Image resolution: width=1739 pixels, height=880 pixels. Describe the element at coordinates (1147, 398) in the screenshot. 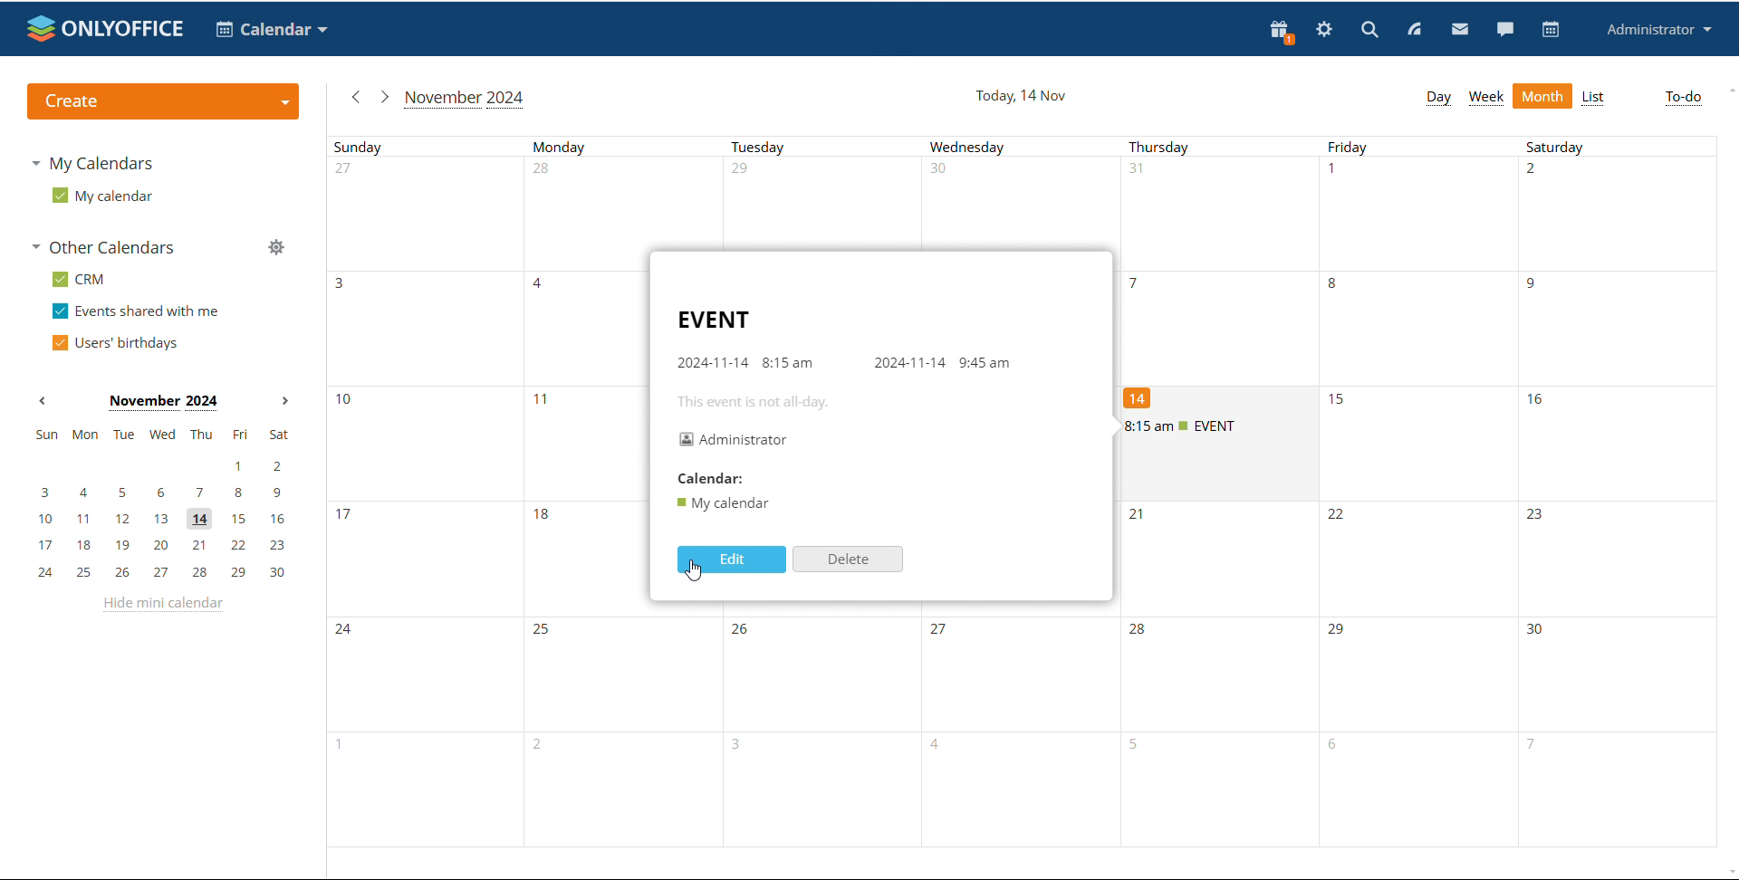

I see `14` at that location.